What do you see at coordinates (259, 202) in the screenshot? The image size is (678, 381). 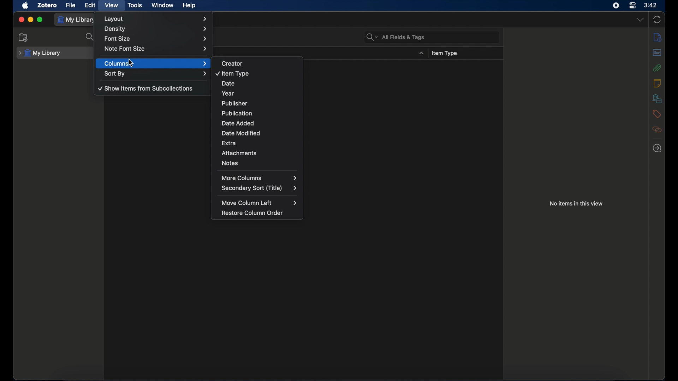 I see `move column left` at bounding box center [259, 202].